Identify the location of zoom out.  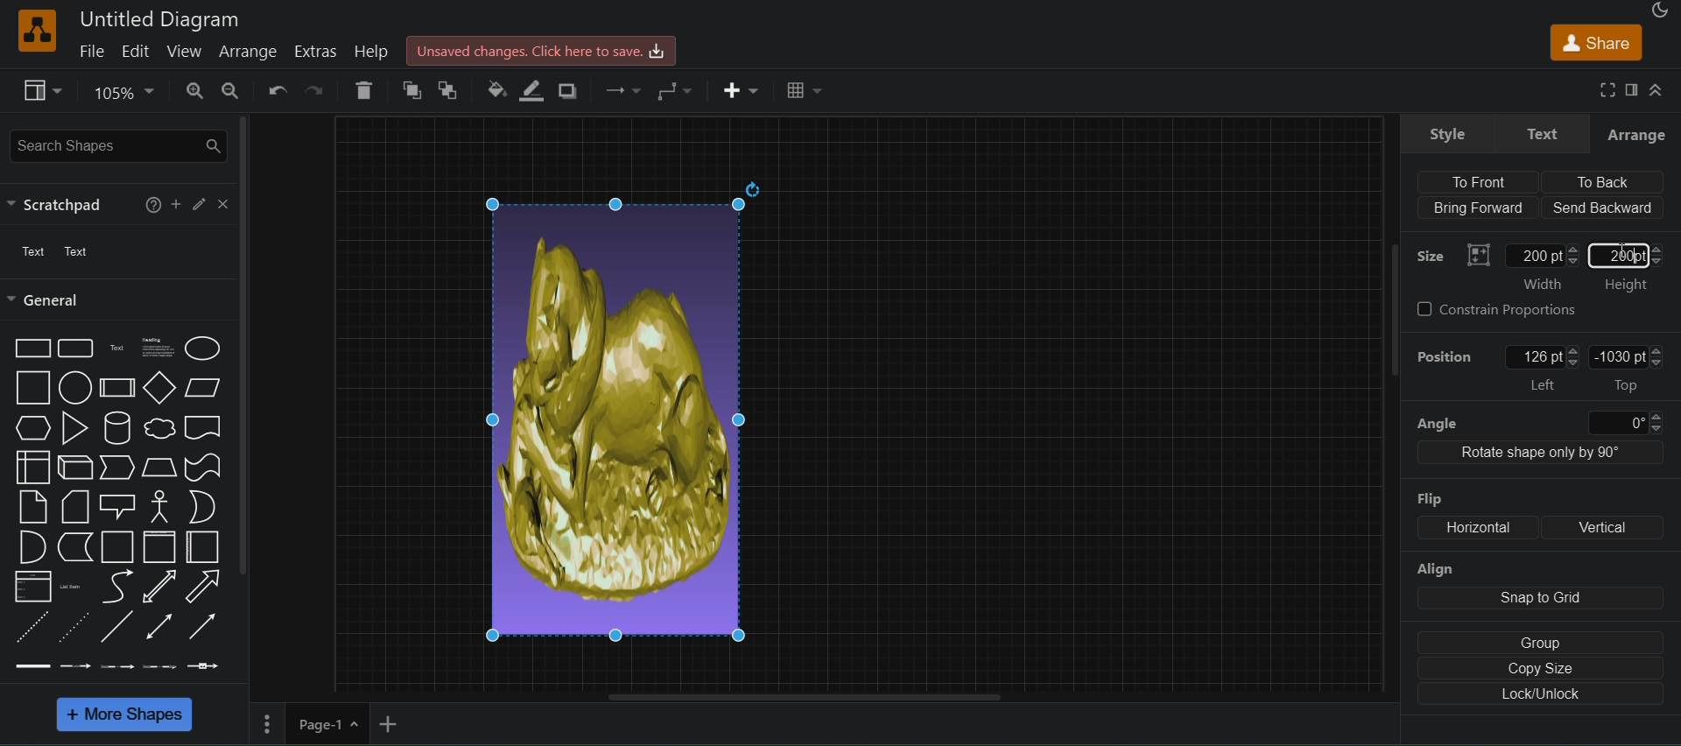
(229, 91).